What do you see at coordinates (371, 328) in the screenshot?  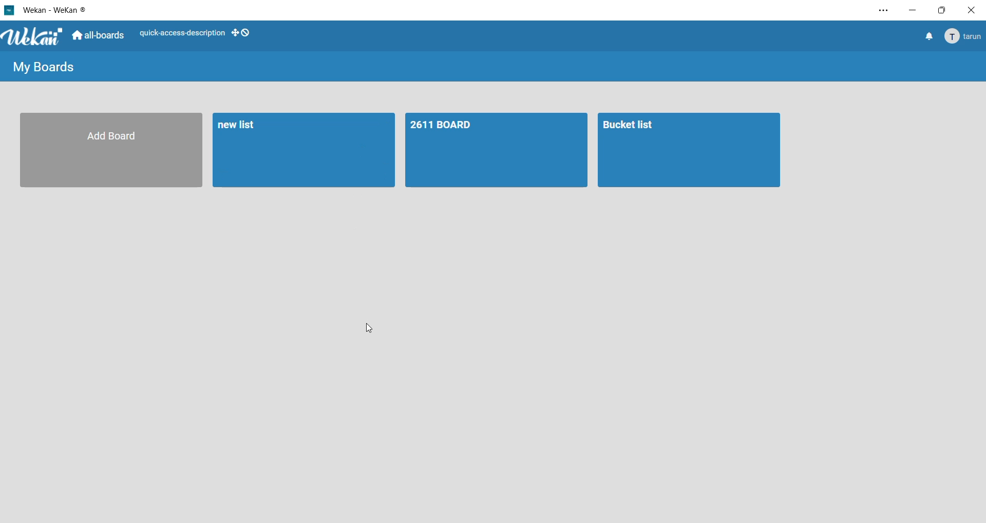 I see `cursor` at bounding box center [371, 328].